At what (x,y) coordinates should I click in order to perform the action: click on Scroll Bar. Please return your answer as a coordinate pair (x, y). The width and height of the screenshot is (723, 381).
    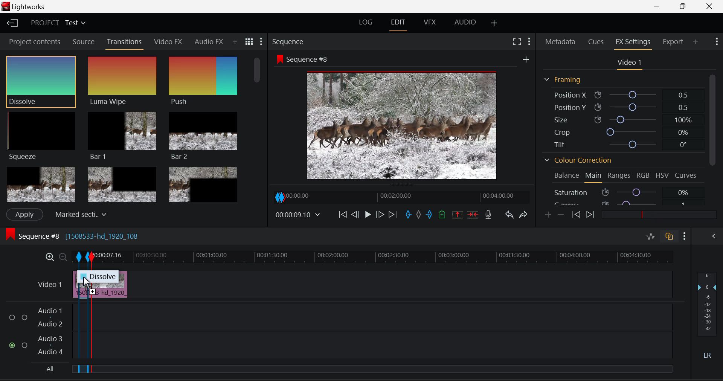
    Looking at the image, I should click on (259, 128).